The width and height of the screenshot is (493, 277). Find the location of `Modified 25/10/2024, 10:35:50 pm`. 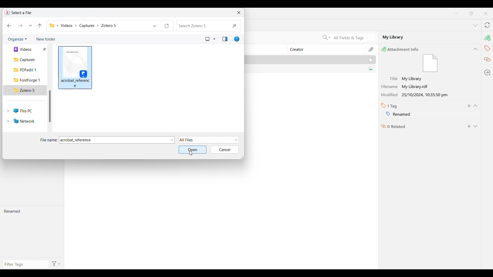

Modified 25/10/2024, 10:35:50 pm is located at coordinates (417, 95).